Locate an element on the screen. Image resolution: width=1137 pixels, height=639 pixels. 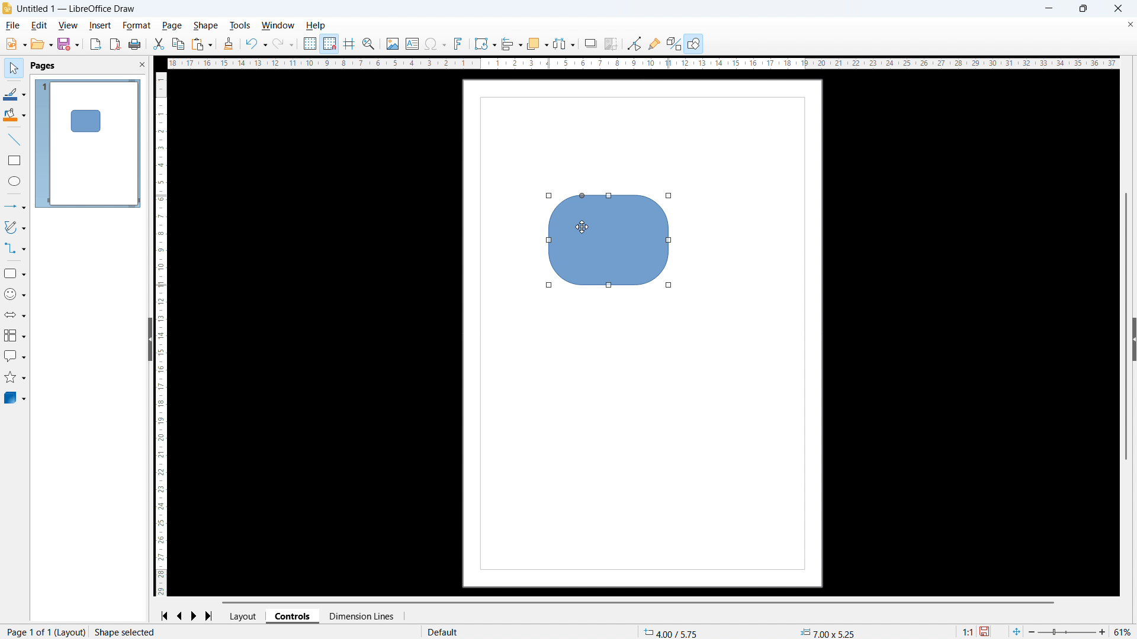
save  is located at coordinates (68, 44).